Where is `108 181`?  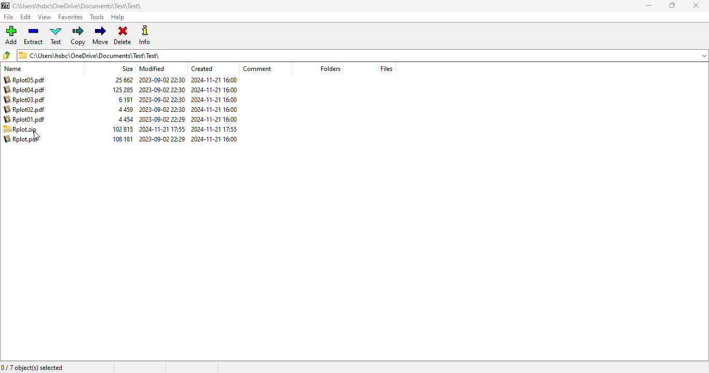
108 181 is located at coordinates (124, 139).